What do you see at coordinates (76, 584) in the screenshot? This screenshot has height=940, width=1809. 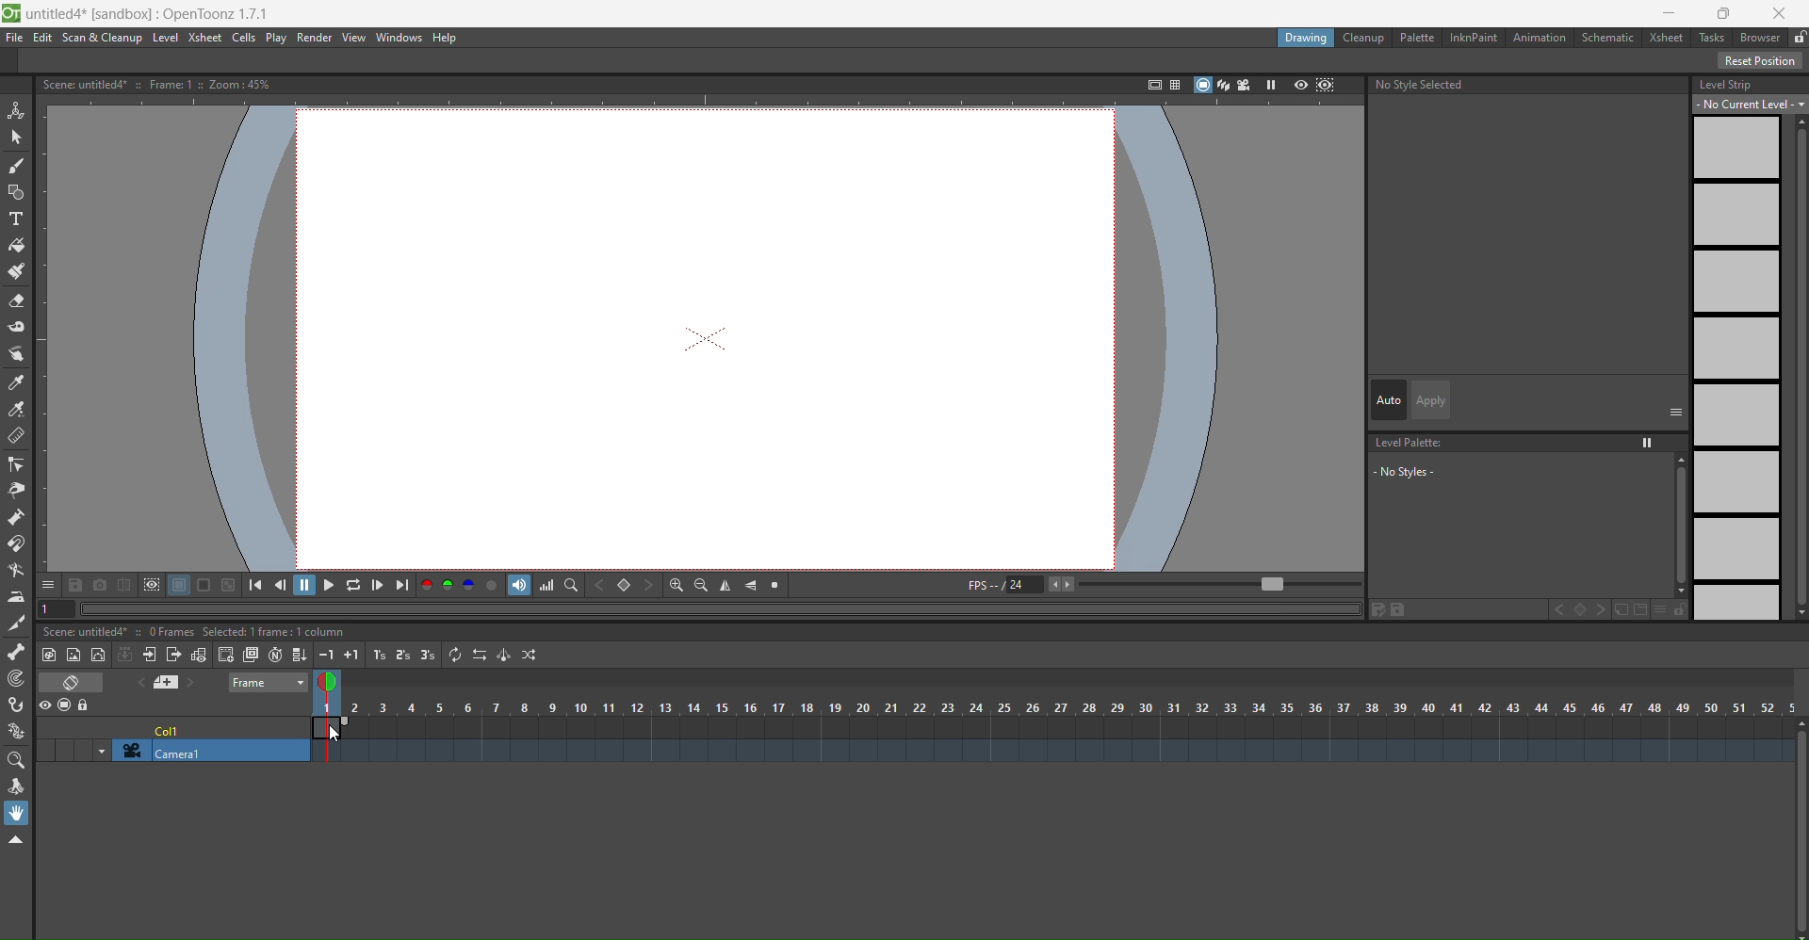 I see `tool` at bounding box center [76, 584].